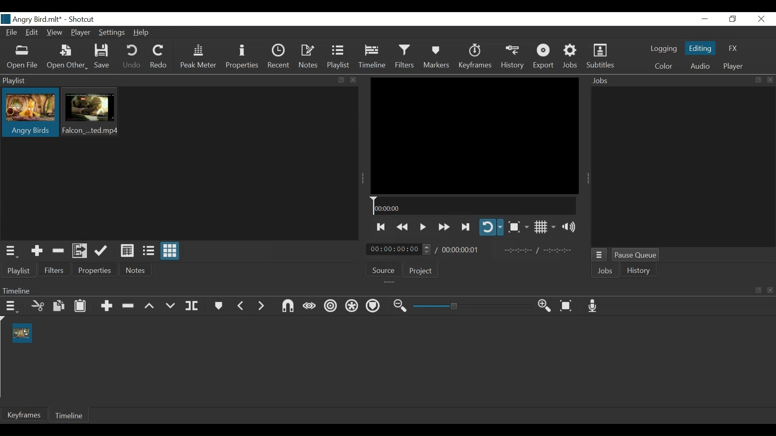 The width and height of the screenshot is (776, 436). What do you see at coordinates (219, 305) in the screenshot?
I see `Markers` at bounding box center [219, 305].